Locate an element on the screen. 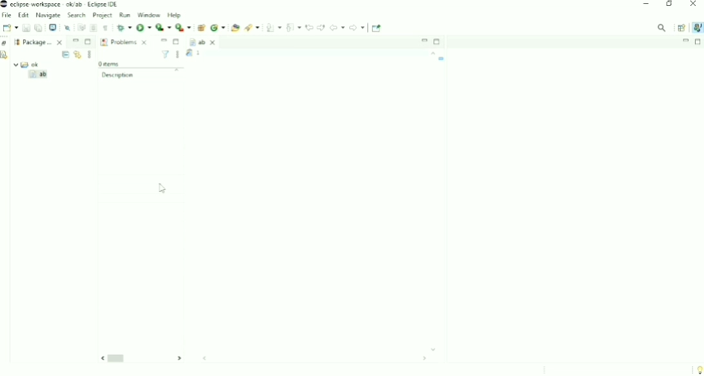 Image resolution: width=704 pixels, height=376 pixels. eclipse workspace ok/ab Eclipse IDE is located at coordinates (61, 5).